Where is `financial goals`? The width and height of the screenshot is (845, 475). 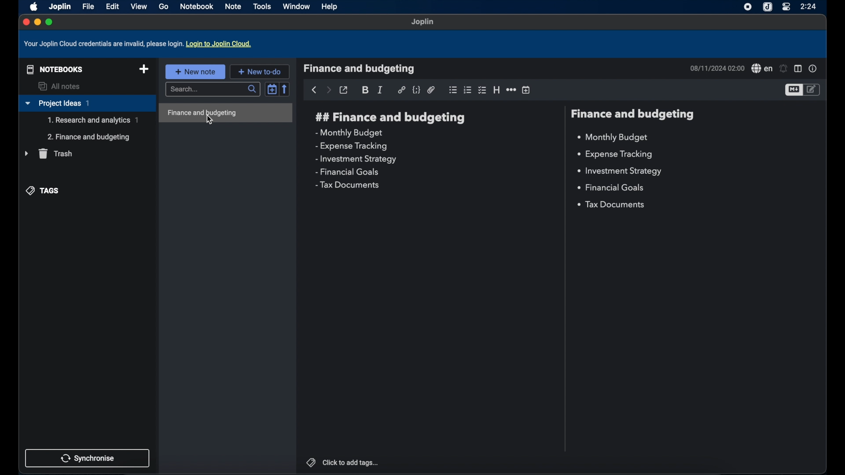
financial goals is located at coordinates (347, 172).